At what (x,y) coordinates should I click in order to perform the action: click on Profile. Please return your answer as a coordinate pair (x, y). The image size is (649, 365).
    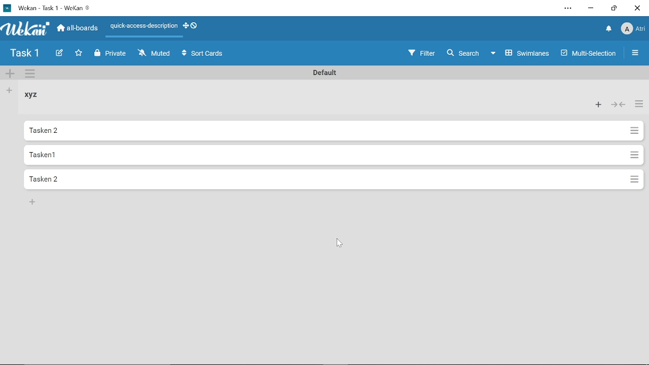
    Looking at the image, I should click on (633, 29).